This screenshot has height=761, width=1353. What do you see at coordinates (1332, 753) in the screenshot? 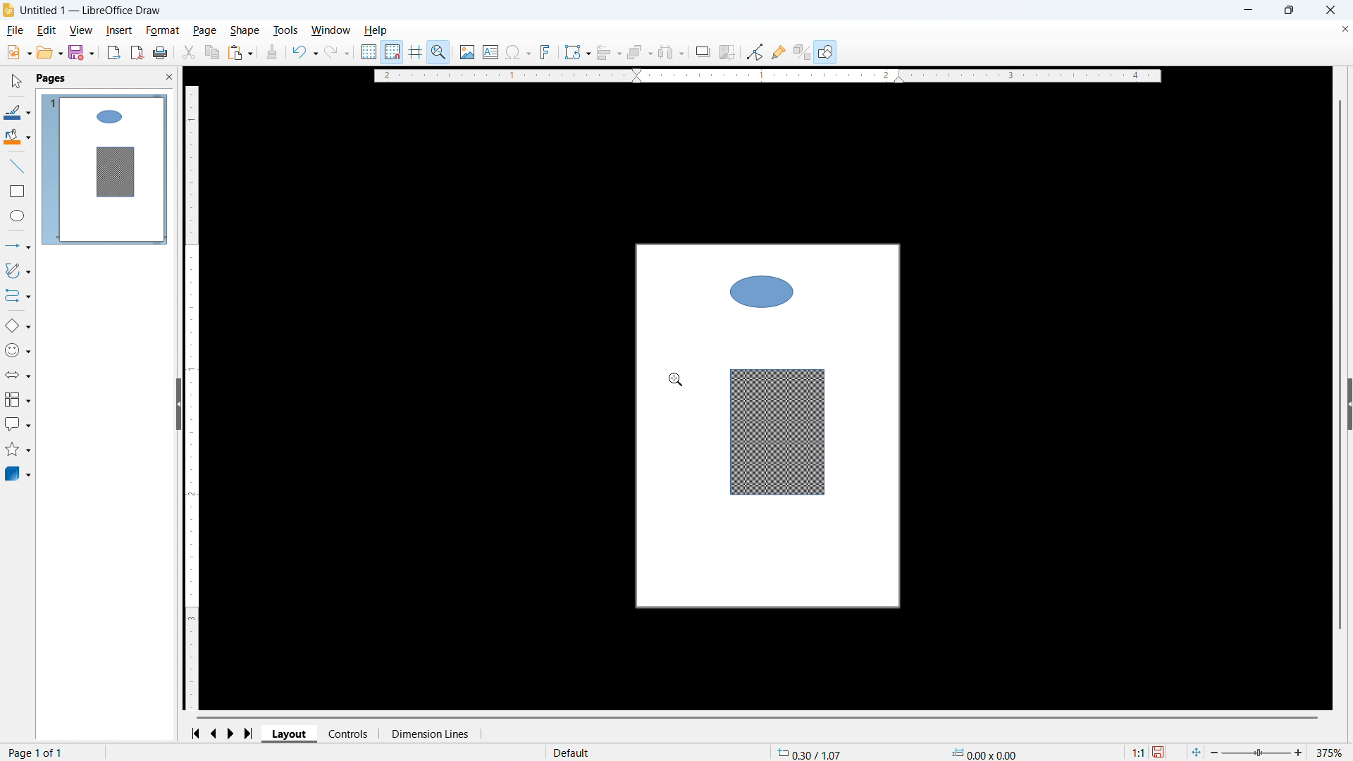
I see `Zoom level updated ` at bounding box center [1332, 753].